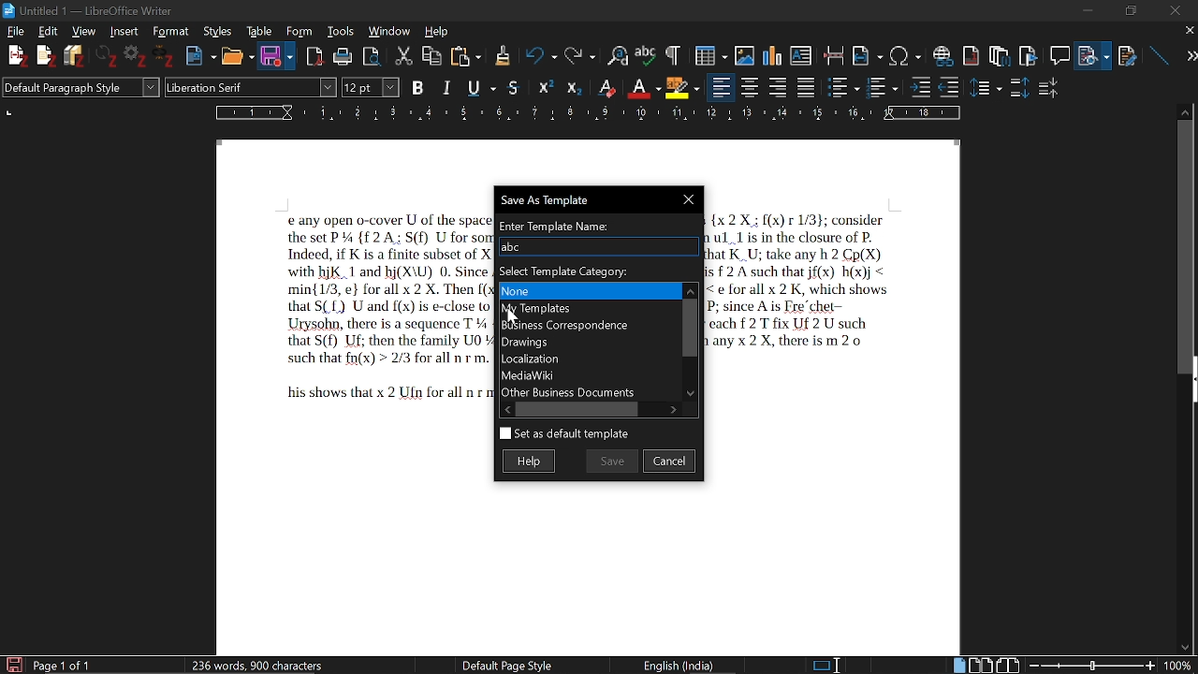 This screenshot has width=1198, height=674. What do you see at coordinates (580, 409) in the screenshot?
I see `Horizontal scrollbar` at bounding box center [580, 409].